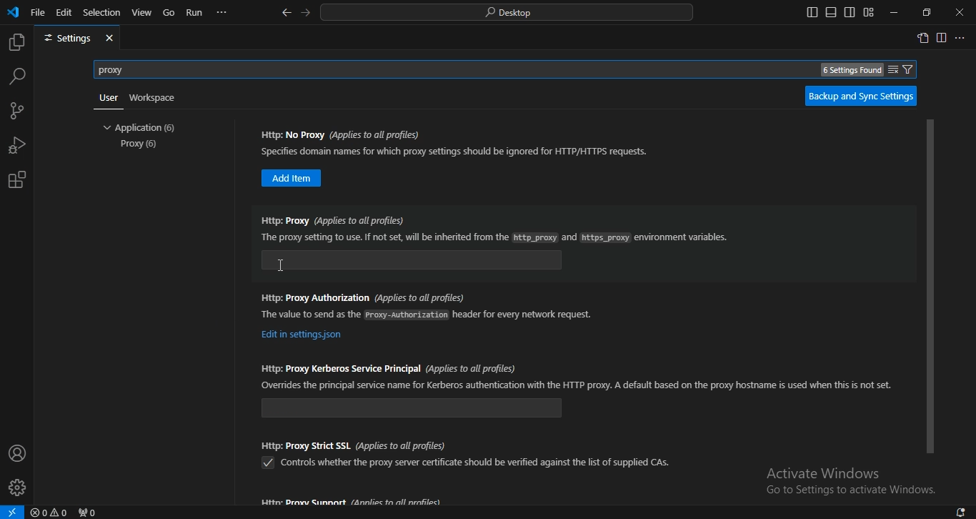 The width and height of the screenshot is (976, 519). What do you see at coordinates (955, 510) in the screenshot?
I see `1 new notification` at bounding box center [955, 510].